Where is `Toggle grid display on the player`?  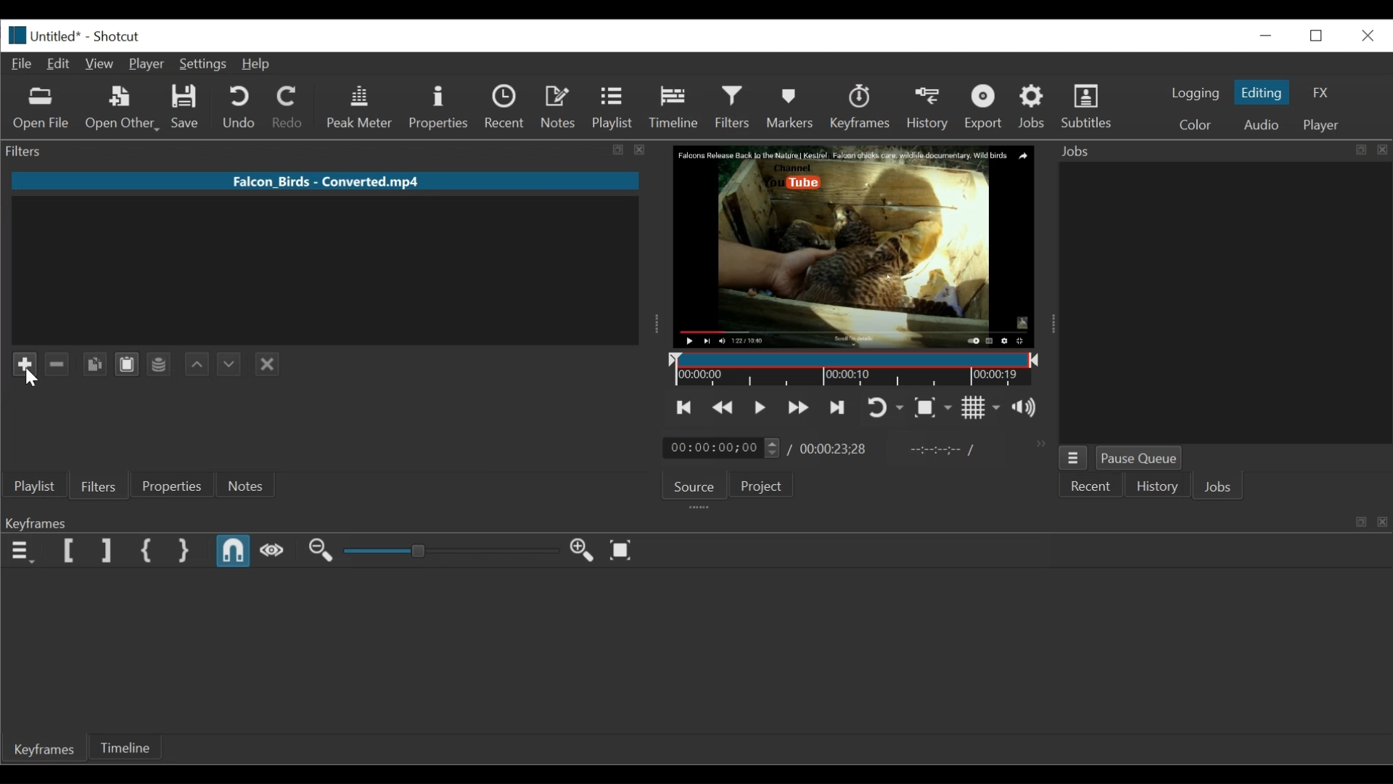 Toggle grid display on the player is located at coordinates (982, 408).